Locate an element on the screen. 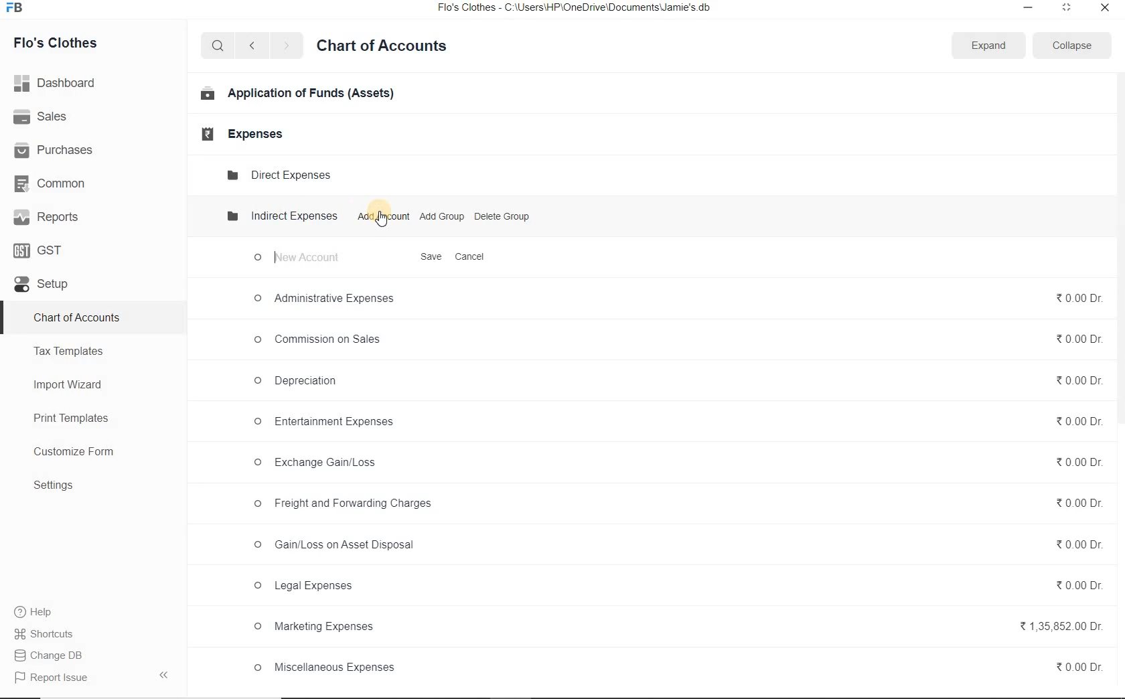 The width and height of the screenshot is (1125, 699). set up is located at coordinates (42, 285).